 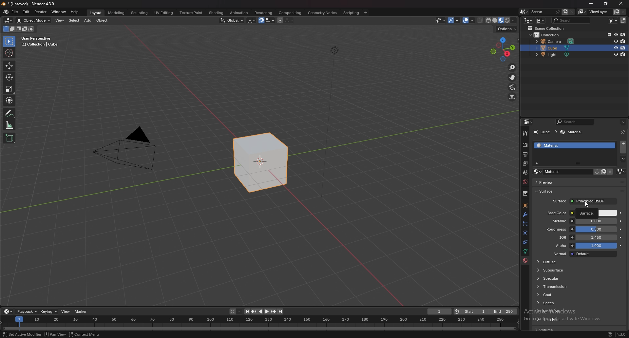 What do you see at coordinates (556, 42) in the screenshot?
I see `camera` at bounding box center [556, 42].